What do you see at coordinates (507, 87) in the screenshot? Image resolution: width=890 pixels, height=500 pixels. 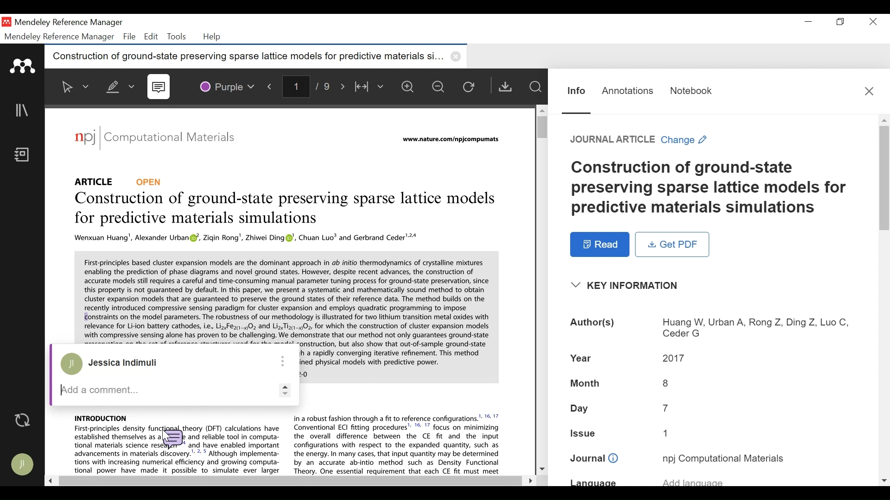 I see `Get PDF` at bounding box center [507, 87].